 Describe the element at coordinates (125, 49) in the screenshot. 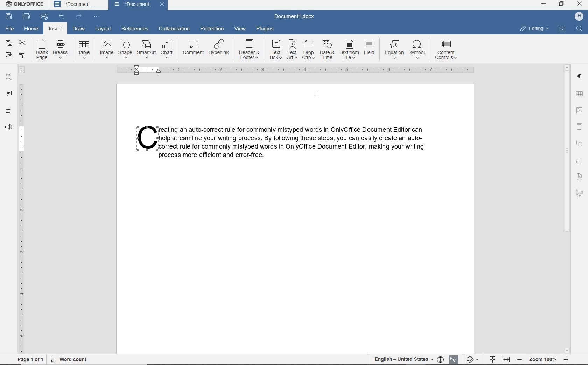

I see `shape` at that location.